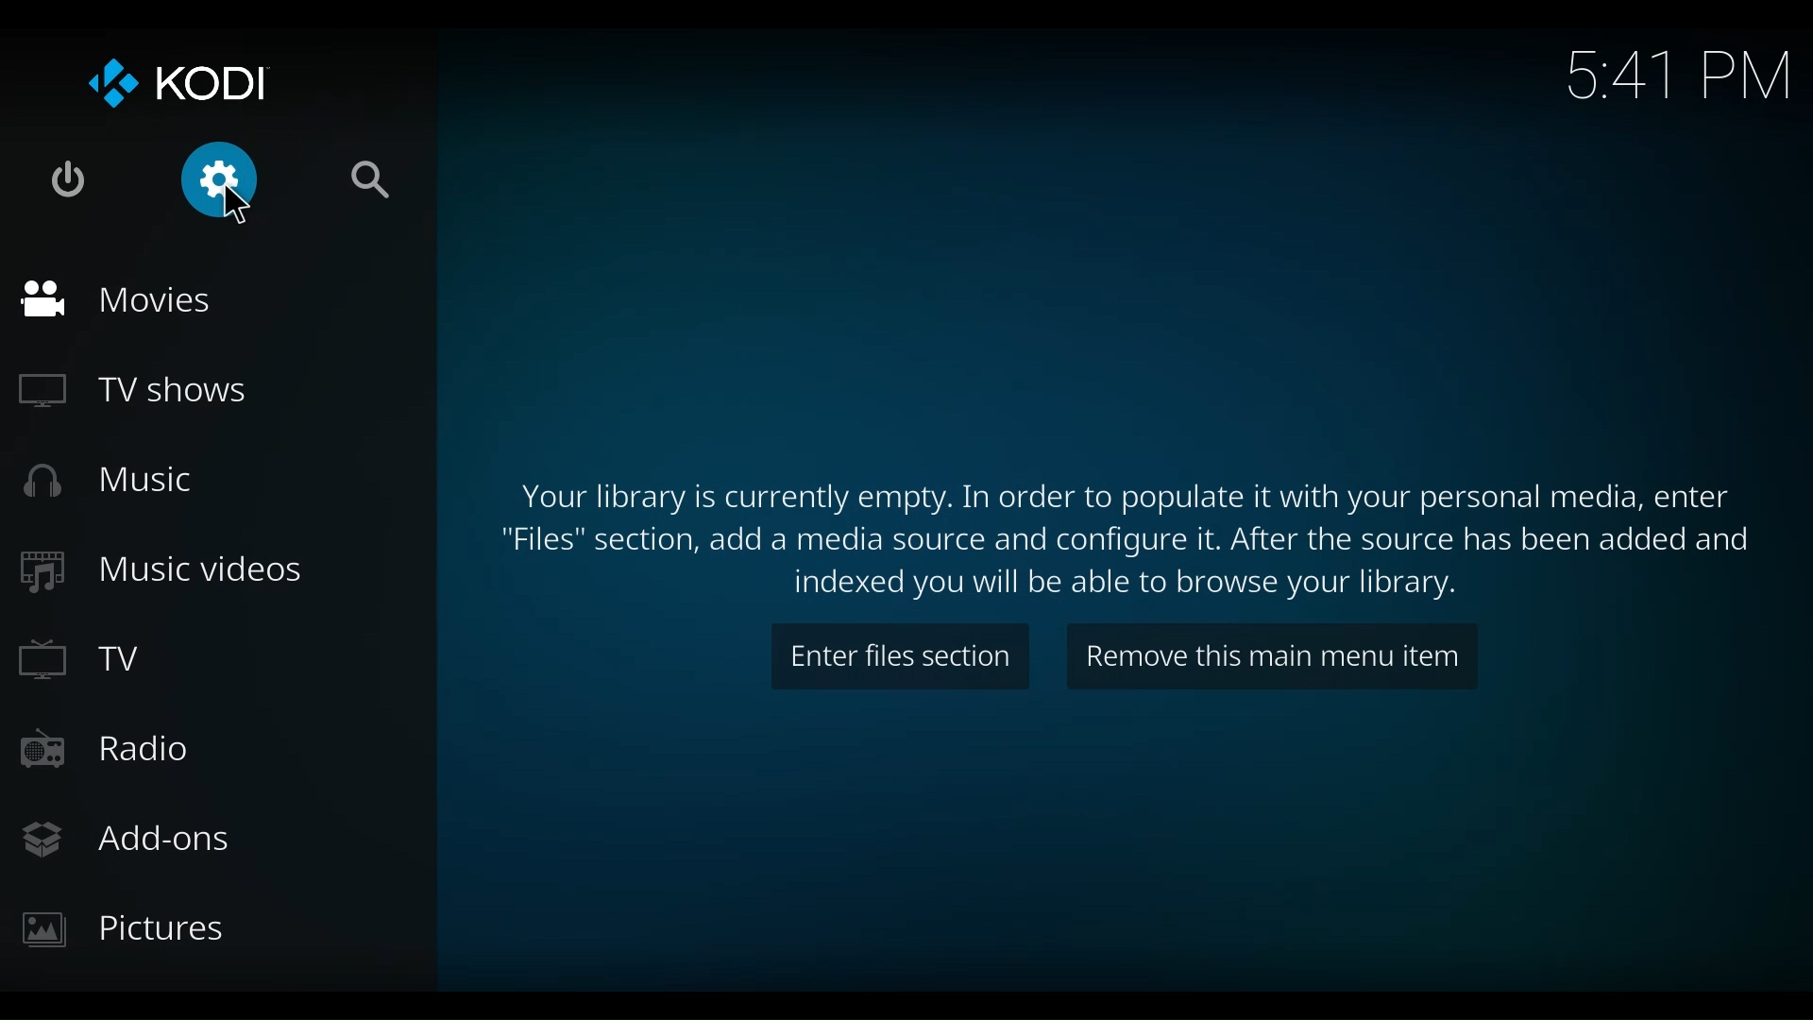 Image resolution: width=1813 pixels, height=1020 pixels. Describe the element at coordinates (134, 837) in the screenshot. I see `Add-ons` at that location.